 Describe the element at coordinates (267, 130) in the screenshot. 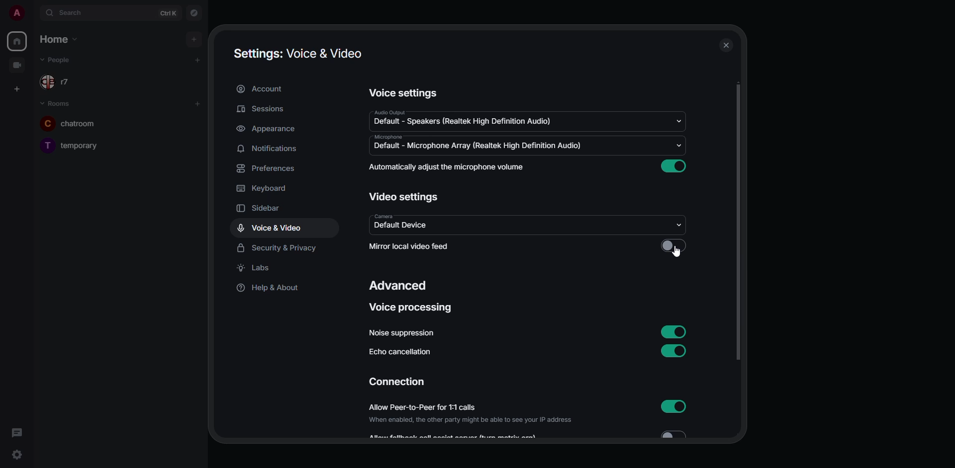

I see `appearance` at that location.